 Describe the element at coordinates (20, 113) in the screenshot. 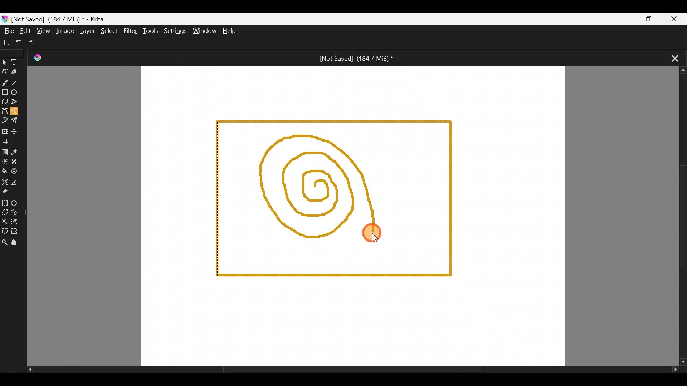

I see `Freehand path tool` at that location.